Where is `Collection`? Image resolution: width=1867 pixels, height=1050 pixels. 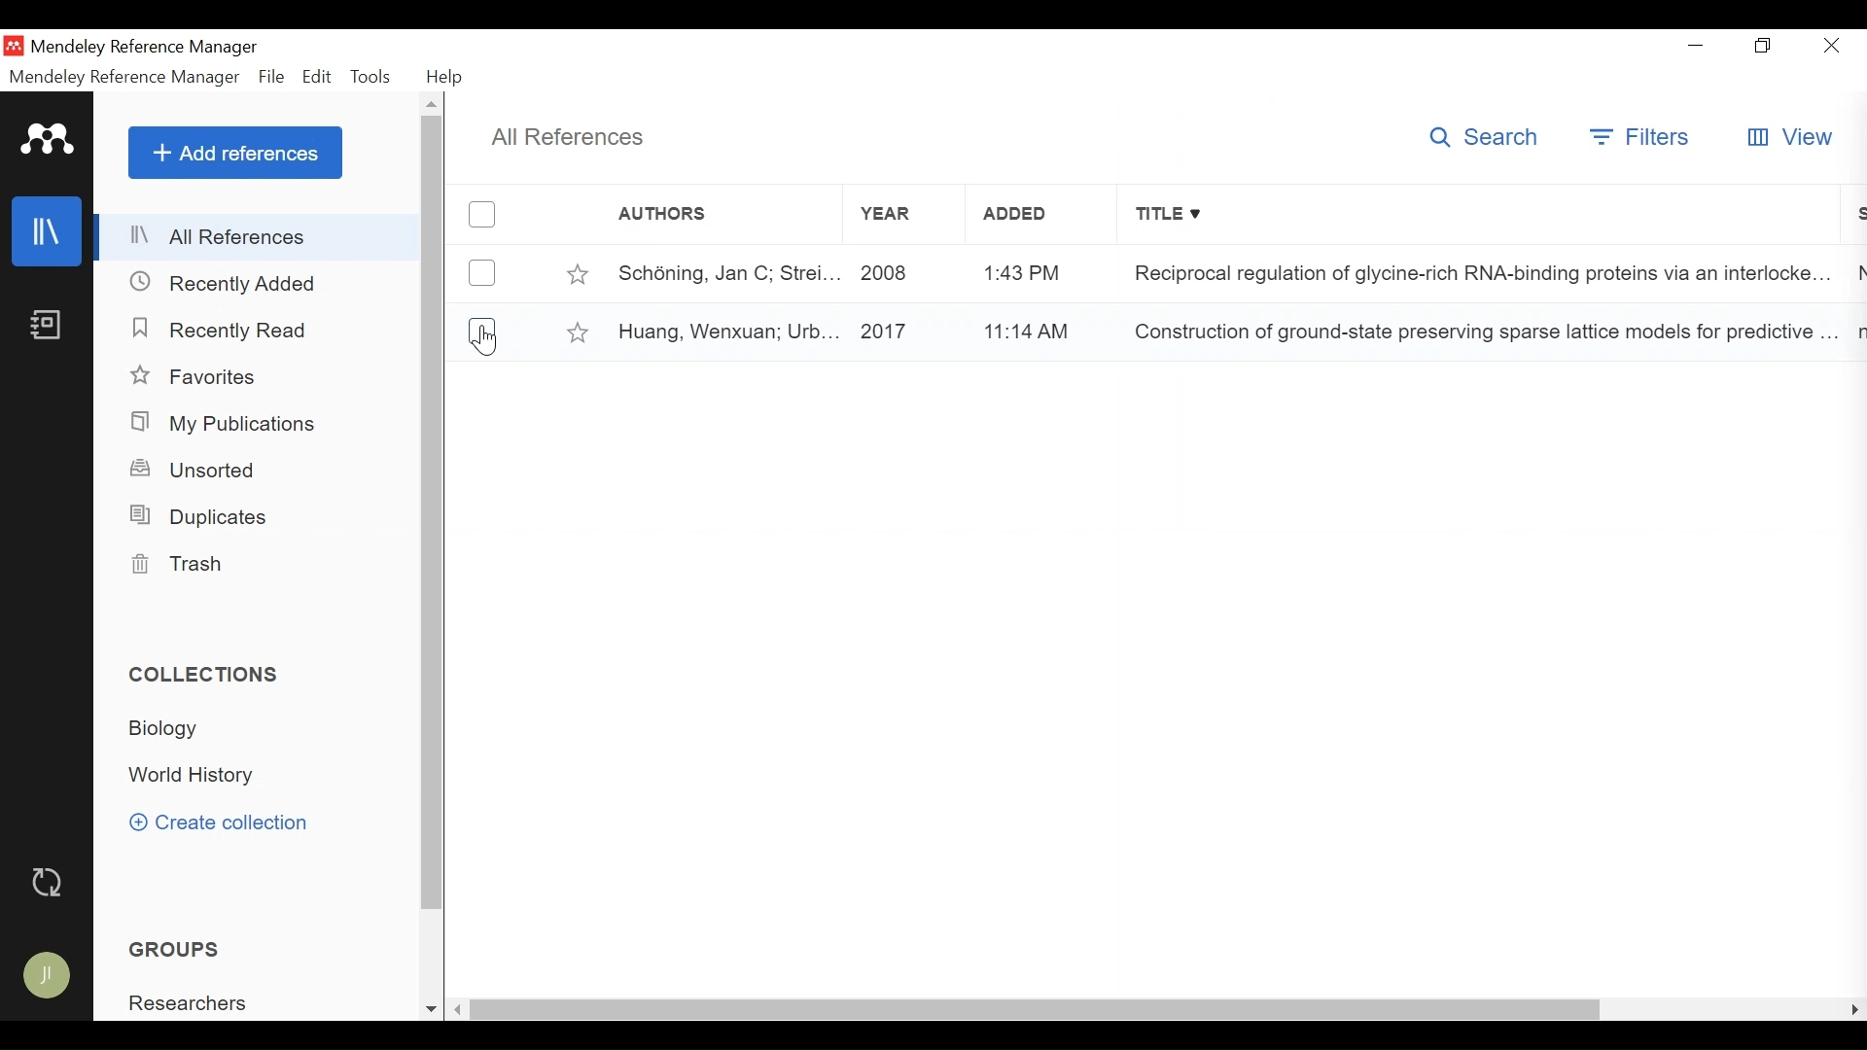
Collection is located at coordinates (170, 730).